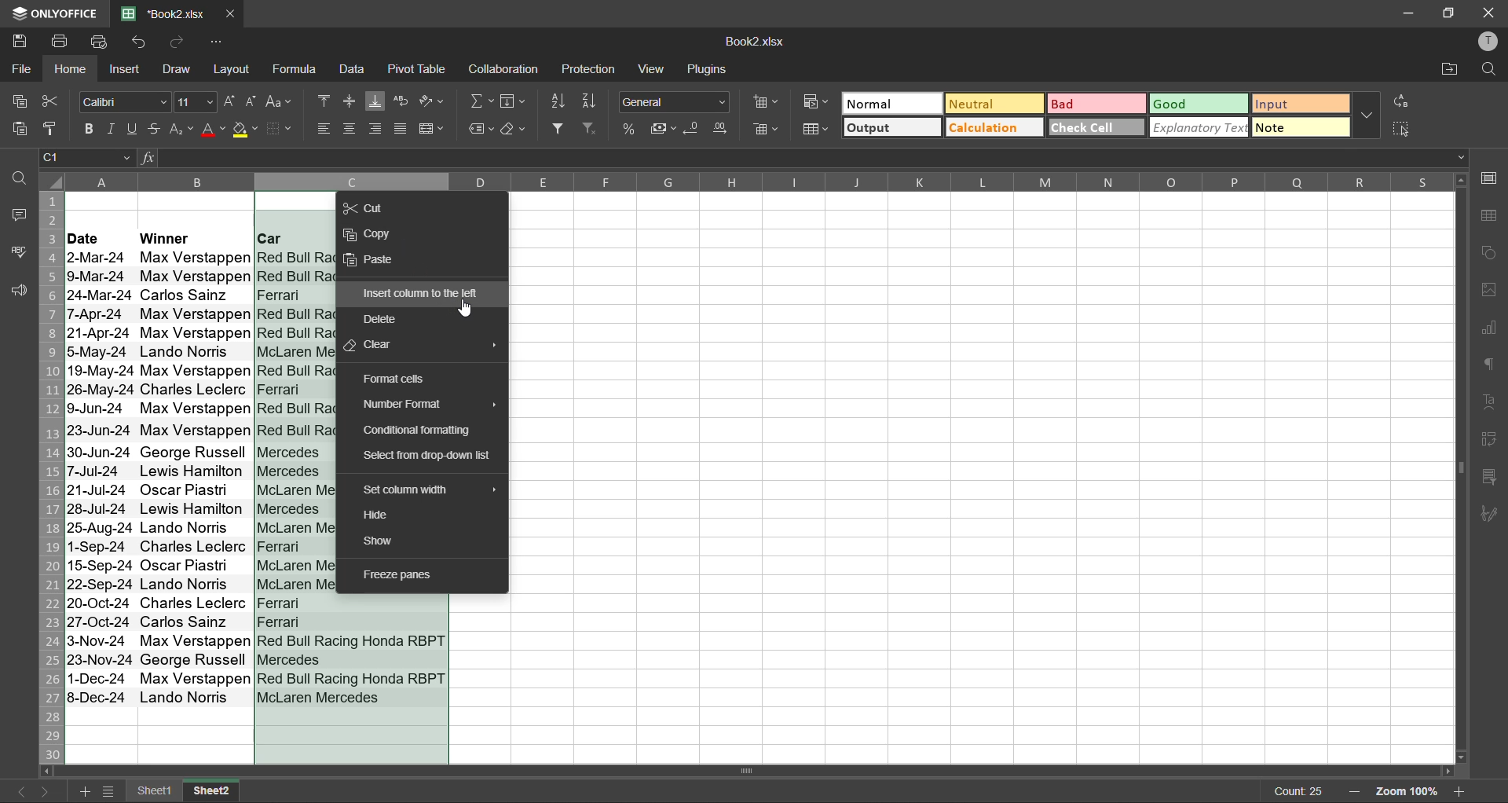 The height and width of the screenshot is (803, 1508). Describe the element at coordinates (513, 101) in the screenshot. I see `fields` at that location.